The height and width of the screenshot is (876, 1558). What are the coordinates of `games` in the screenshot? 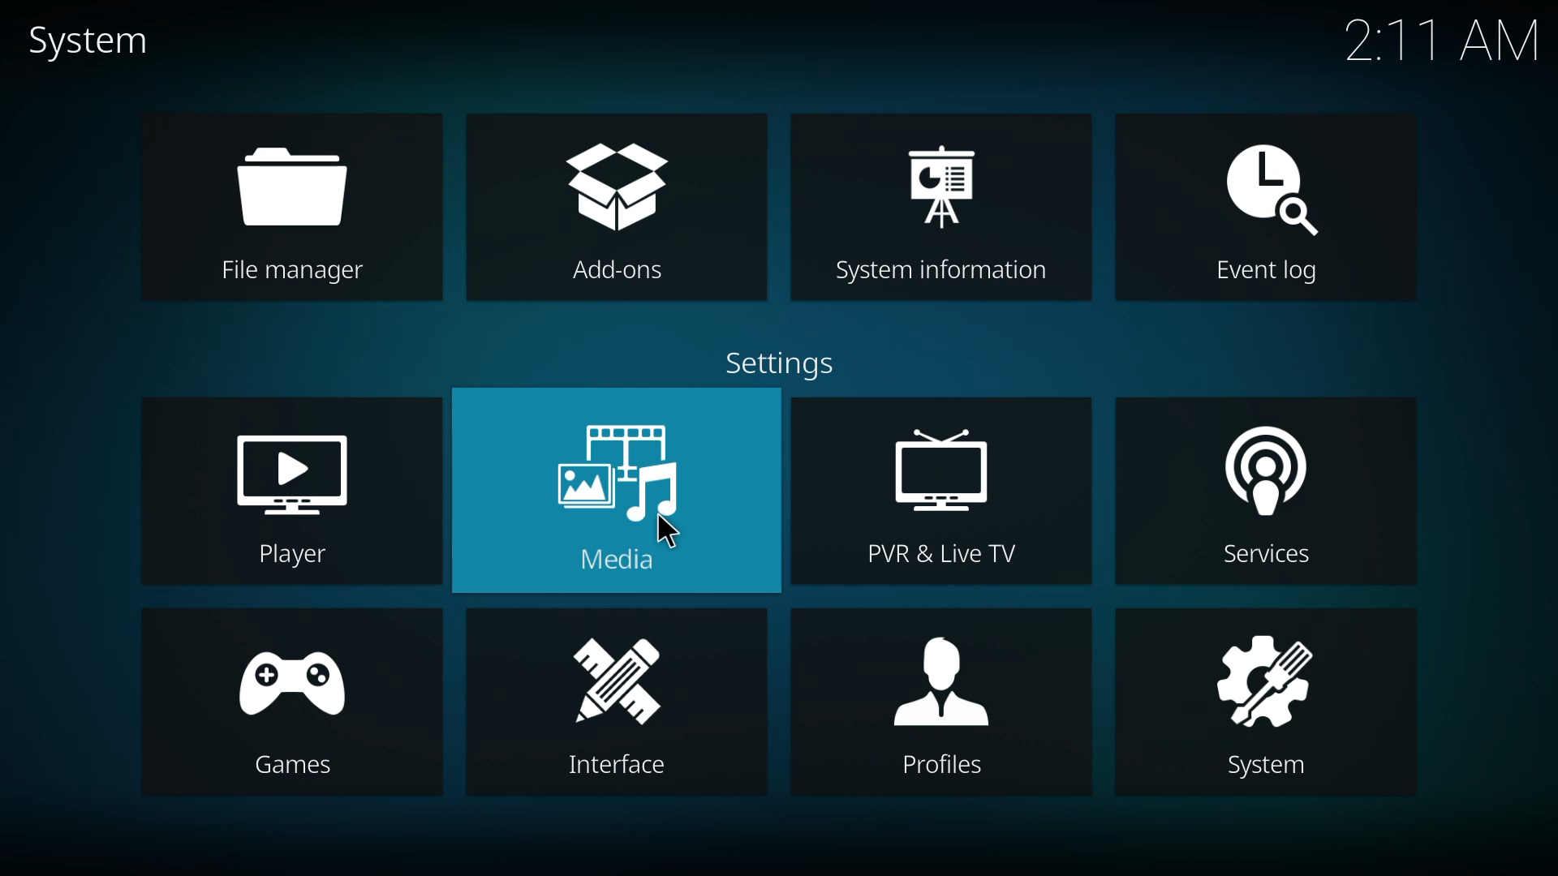 It's located at (287, 704).